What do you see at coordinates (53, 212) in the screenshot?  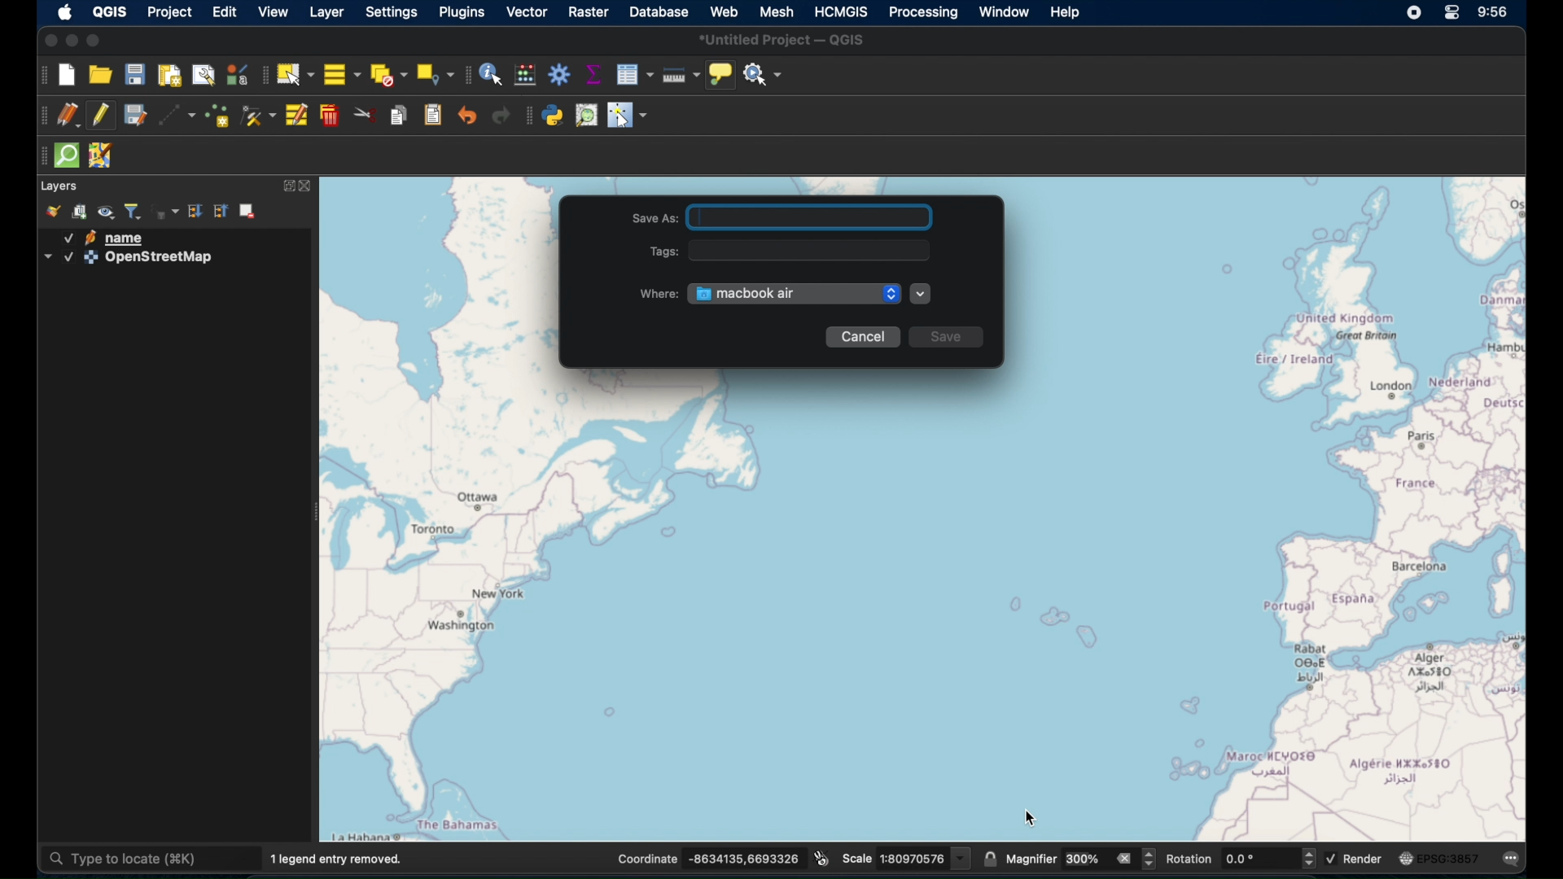 I see `open layer styling panel` at bounding box center [53, 212].